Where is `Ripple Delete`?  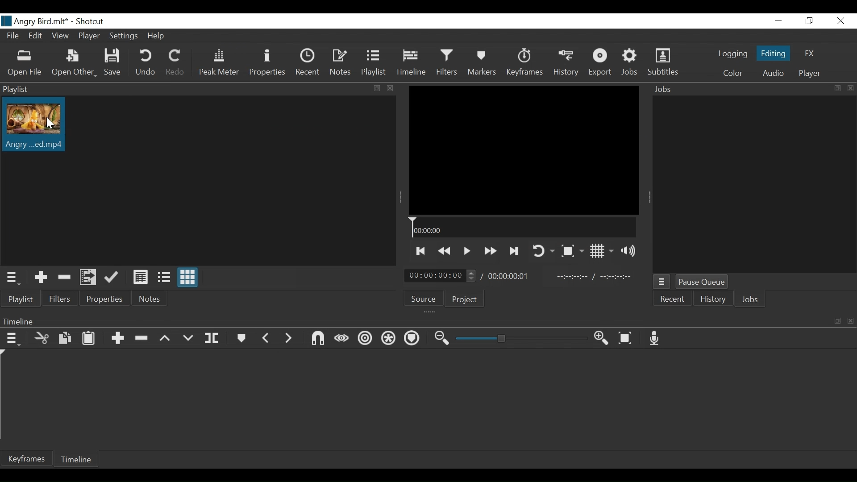 Ripple Delete is located at coordinates (141, 338).